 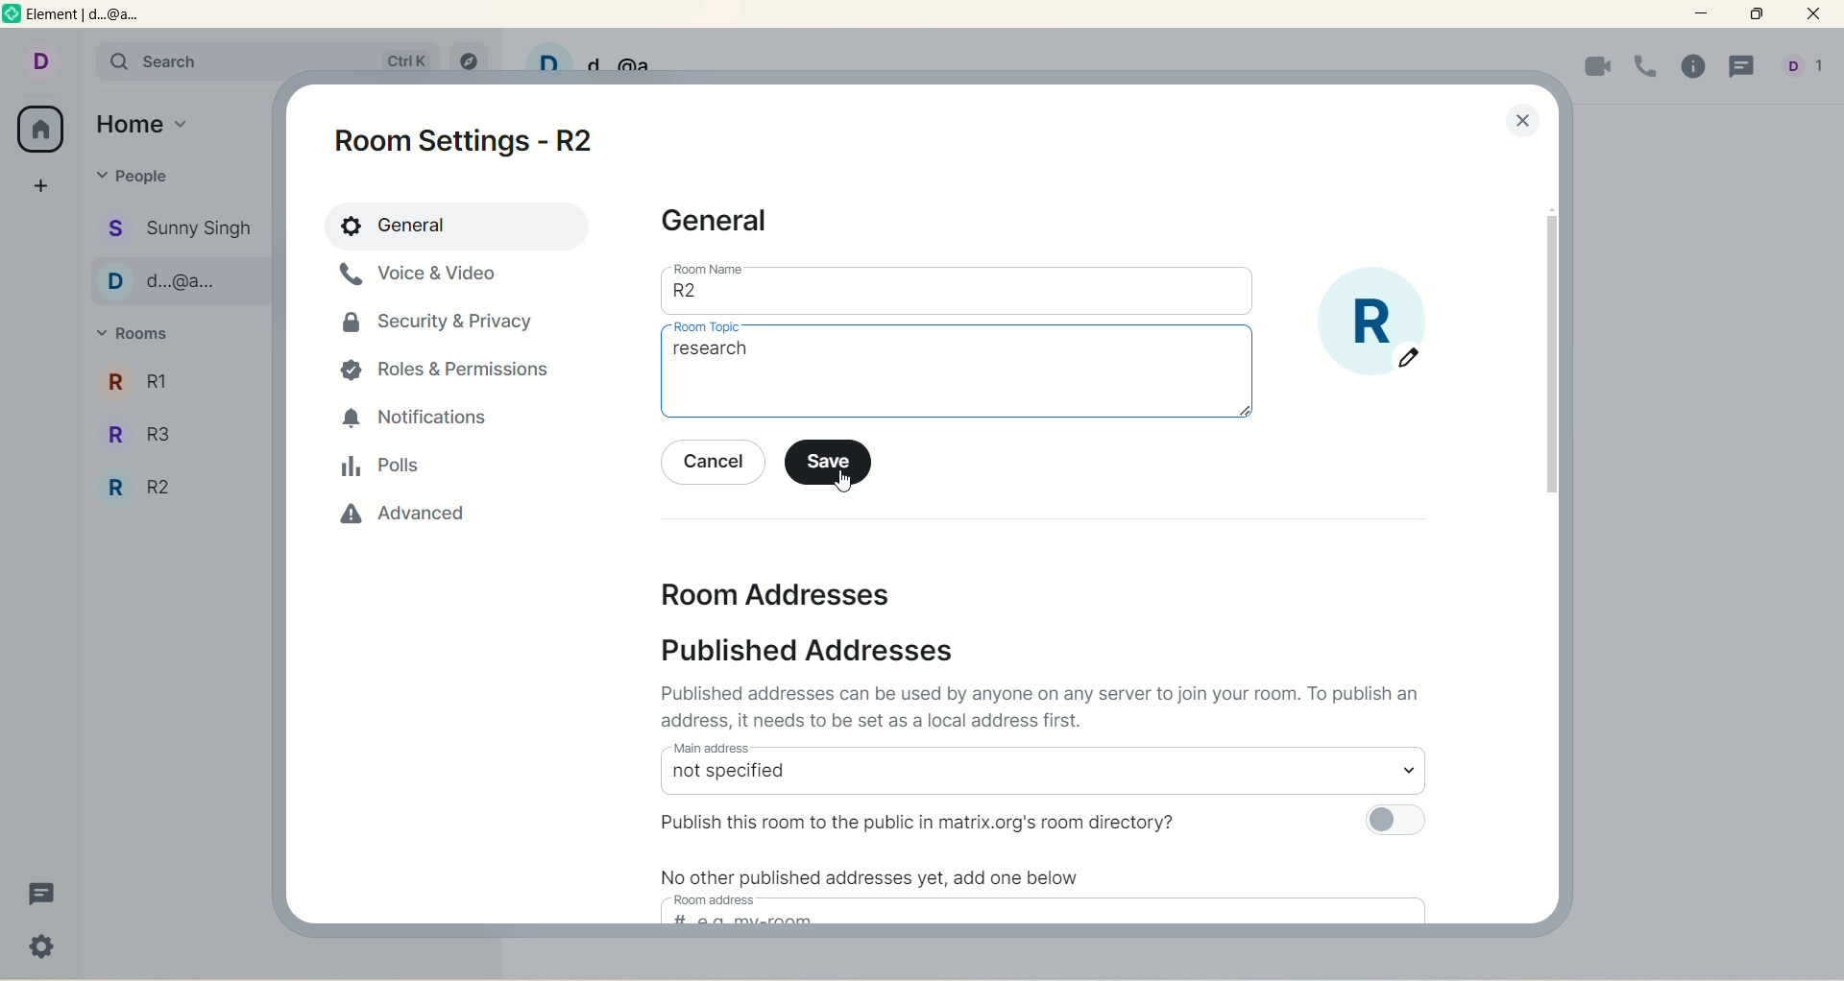 What do you see at coordinates (1595, 68) in the screenshot?
I see `video call` at bounding box center [1595, 68].